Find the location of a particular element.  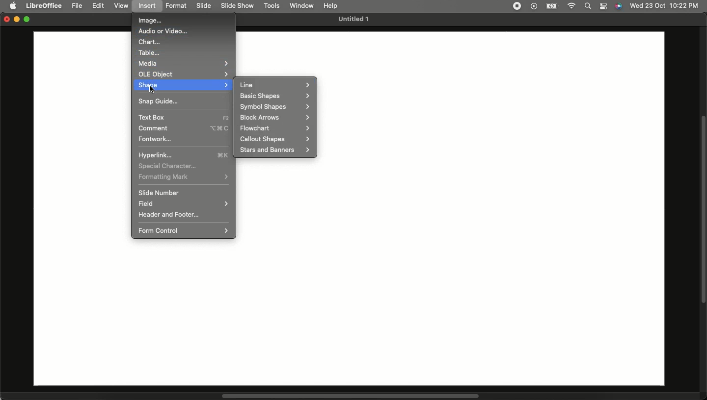

Date/time is located at coordinates (664, 5).